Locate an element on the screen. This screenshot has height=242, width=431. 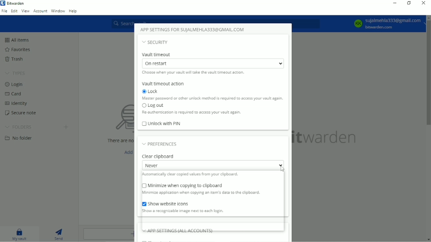
App settings for account is located at coordinates (194, 29).